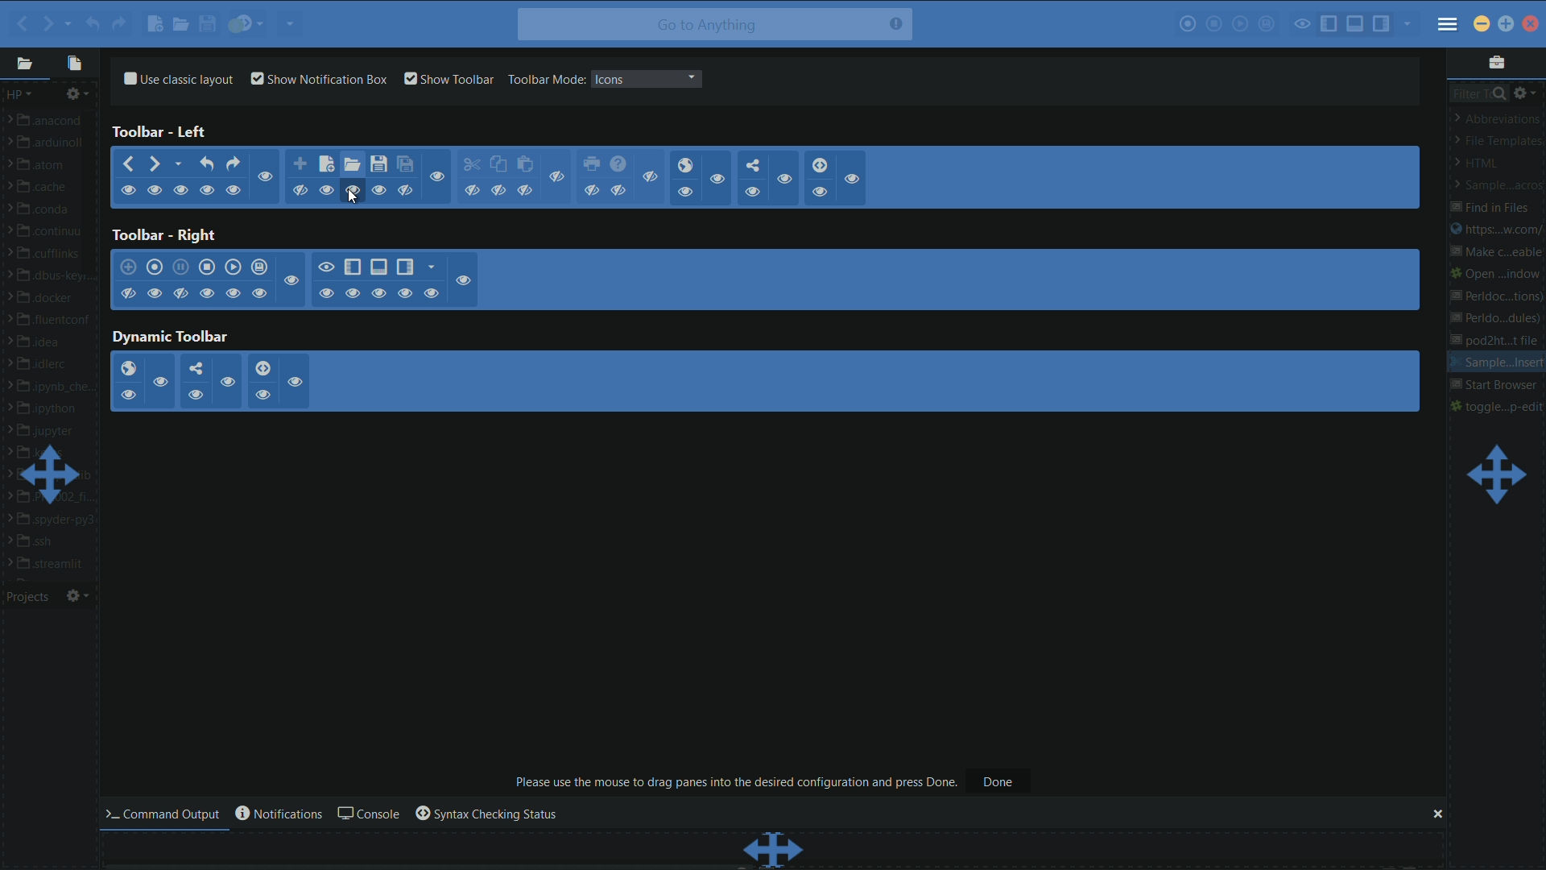 The width and height of the screenshot is (1546, 870). I want to click on hide/show, so click(326, 266).